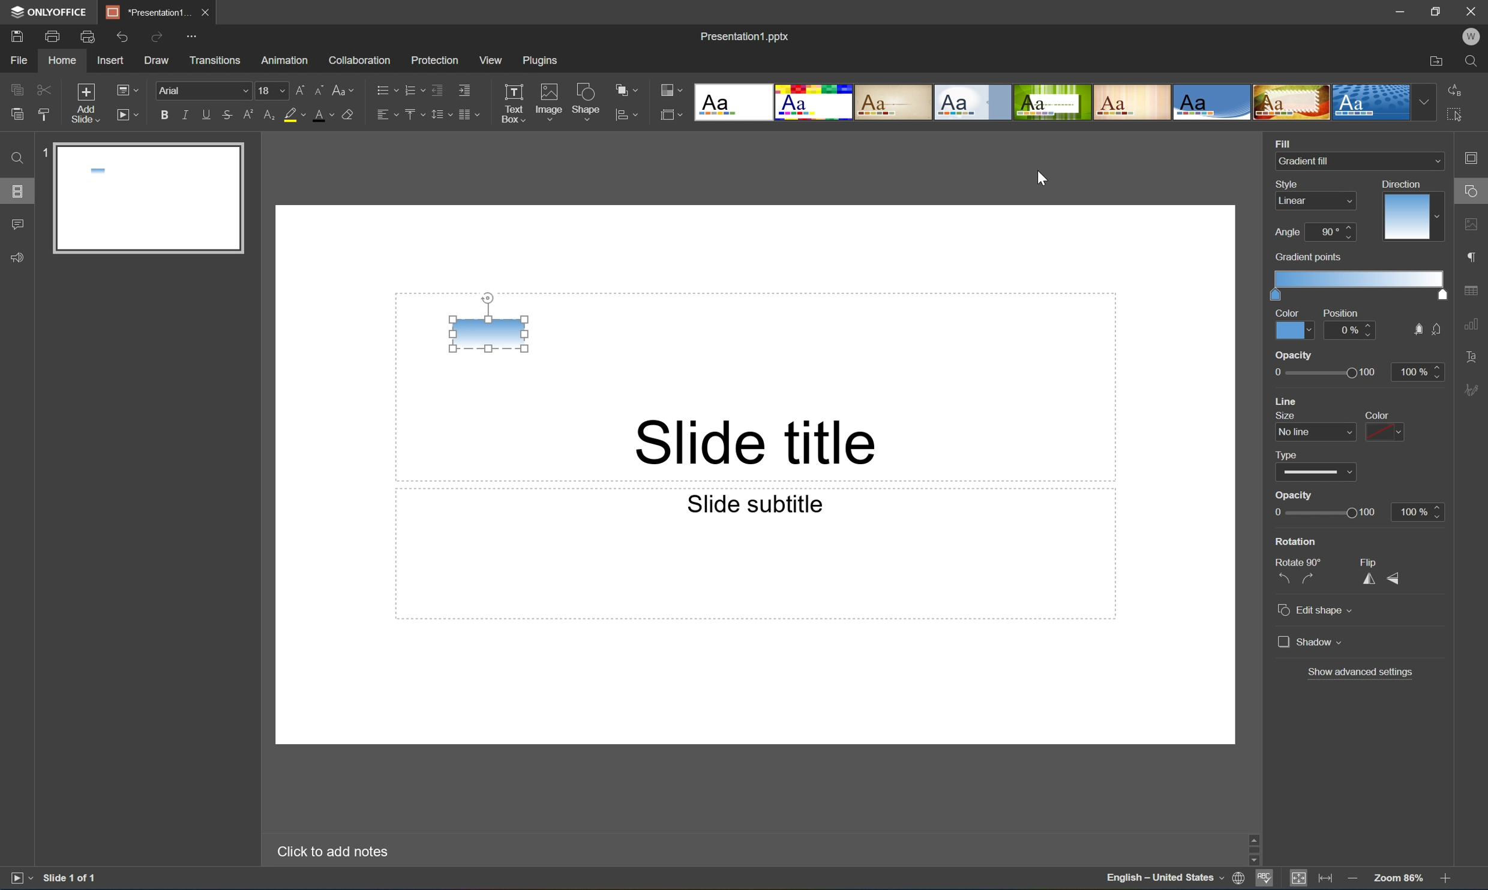  I want to click on Text Box, so click(512, 103).